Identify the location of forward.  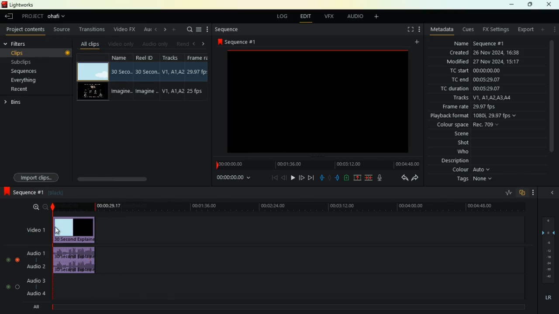
(311, 177).